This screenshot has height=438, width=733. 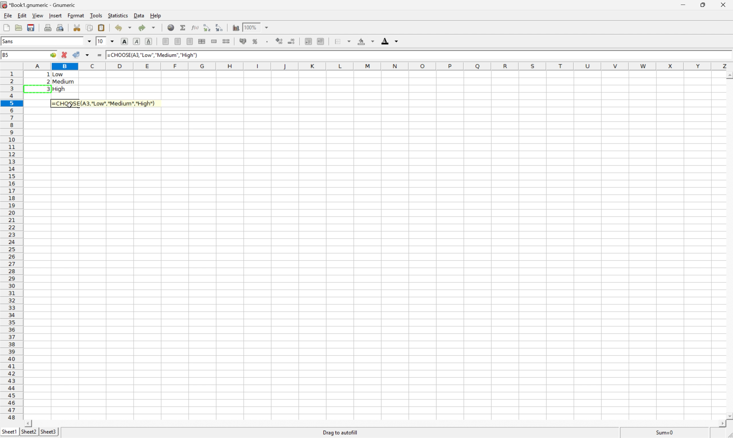 I want to click on Insert, so click(x=55, y=15).